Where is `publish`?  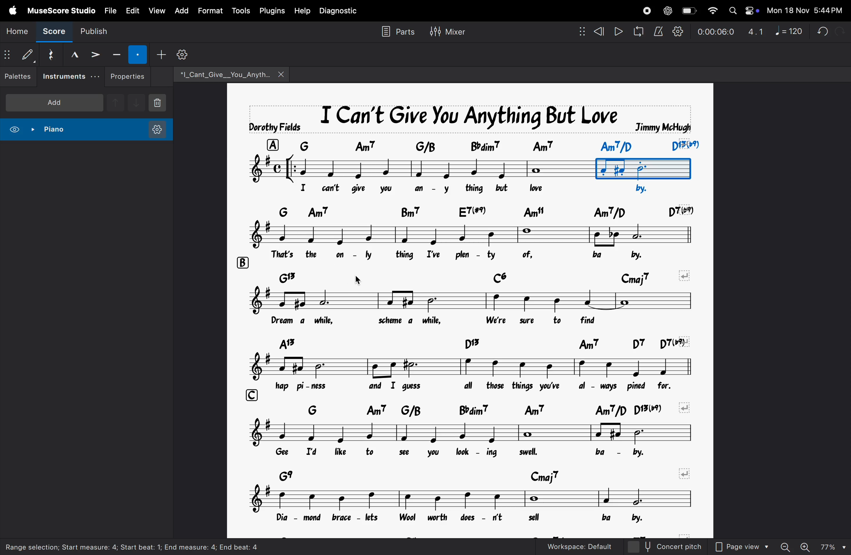 publish is located at coordinates (94, 32).